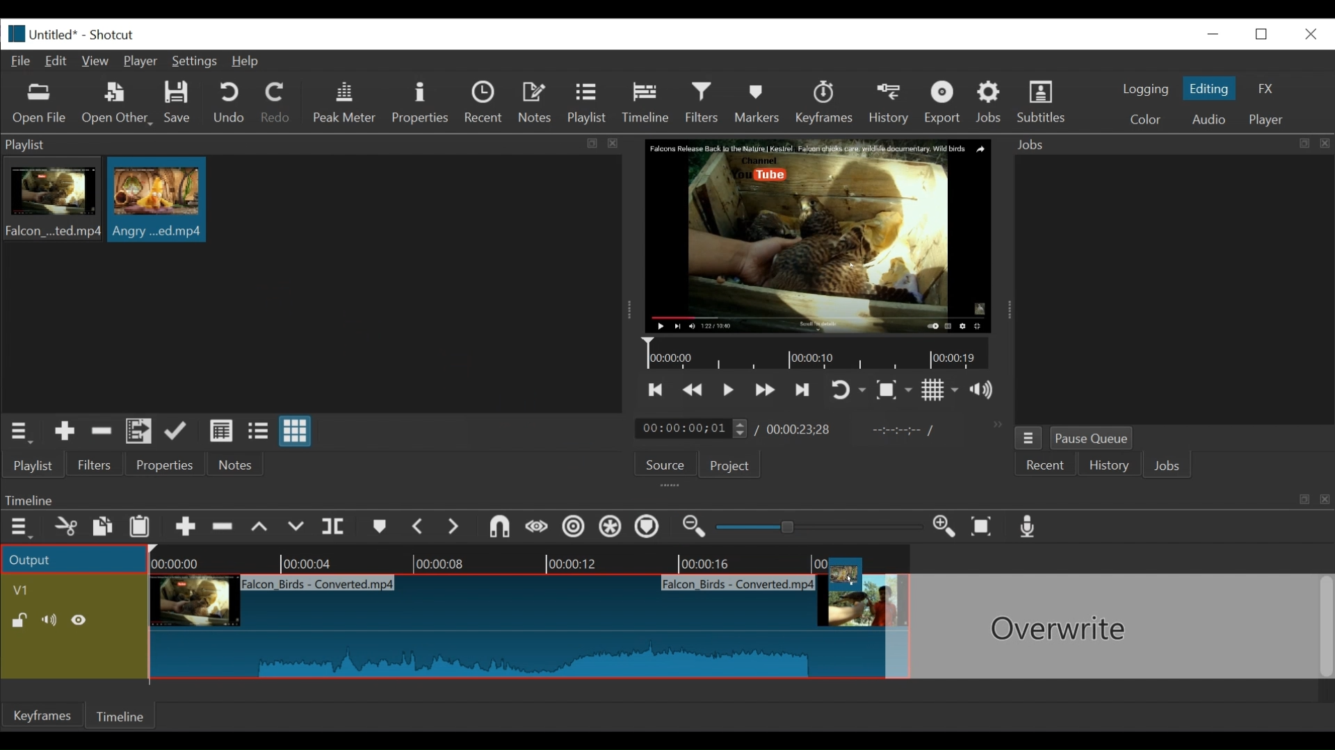  Describe the element at coordinates (891, 102) in the screenshot. I see `History` at that location.